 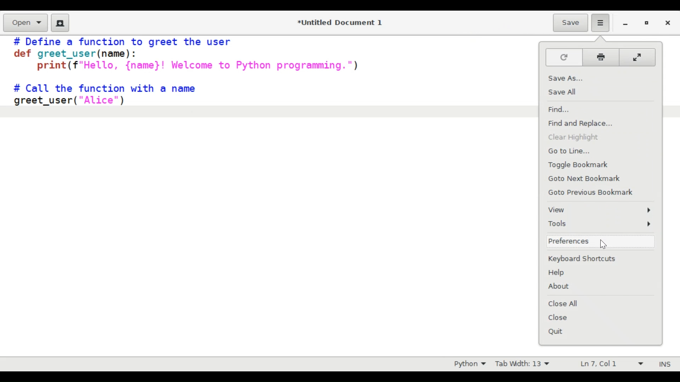 What do you see at coordinates (342, 23) in the screenshot?
I see `Document name` at bounding box center [342, 23].